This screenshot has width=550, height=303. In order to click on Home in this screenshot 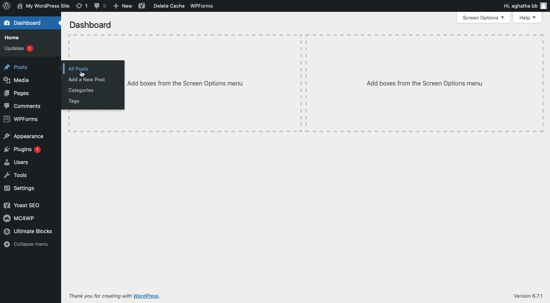, I will do `click(13, 38)`.